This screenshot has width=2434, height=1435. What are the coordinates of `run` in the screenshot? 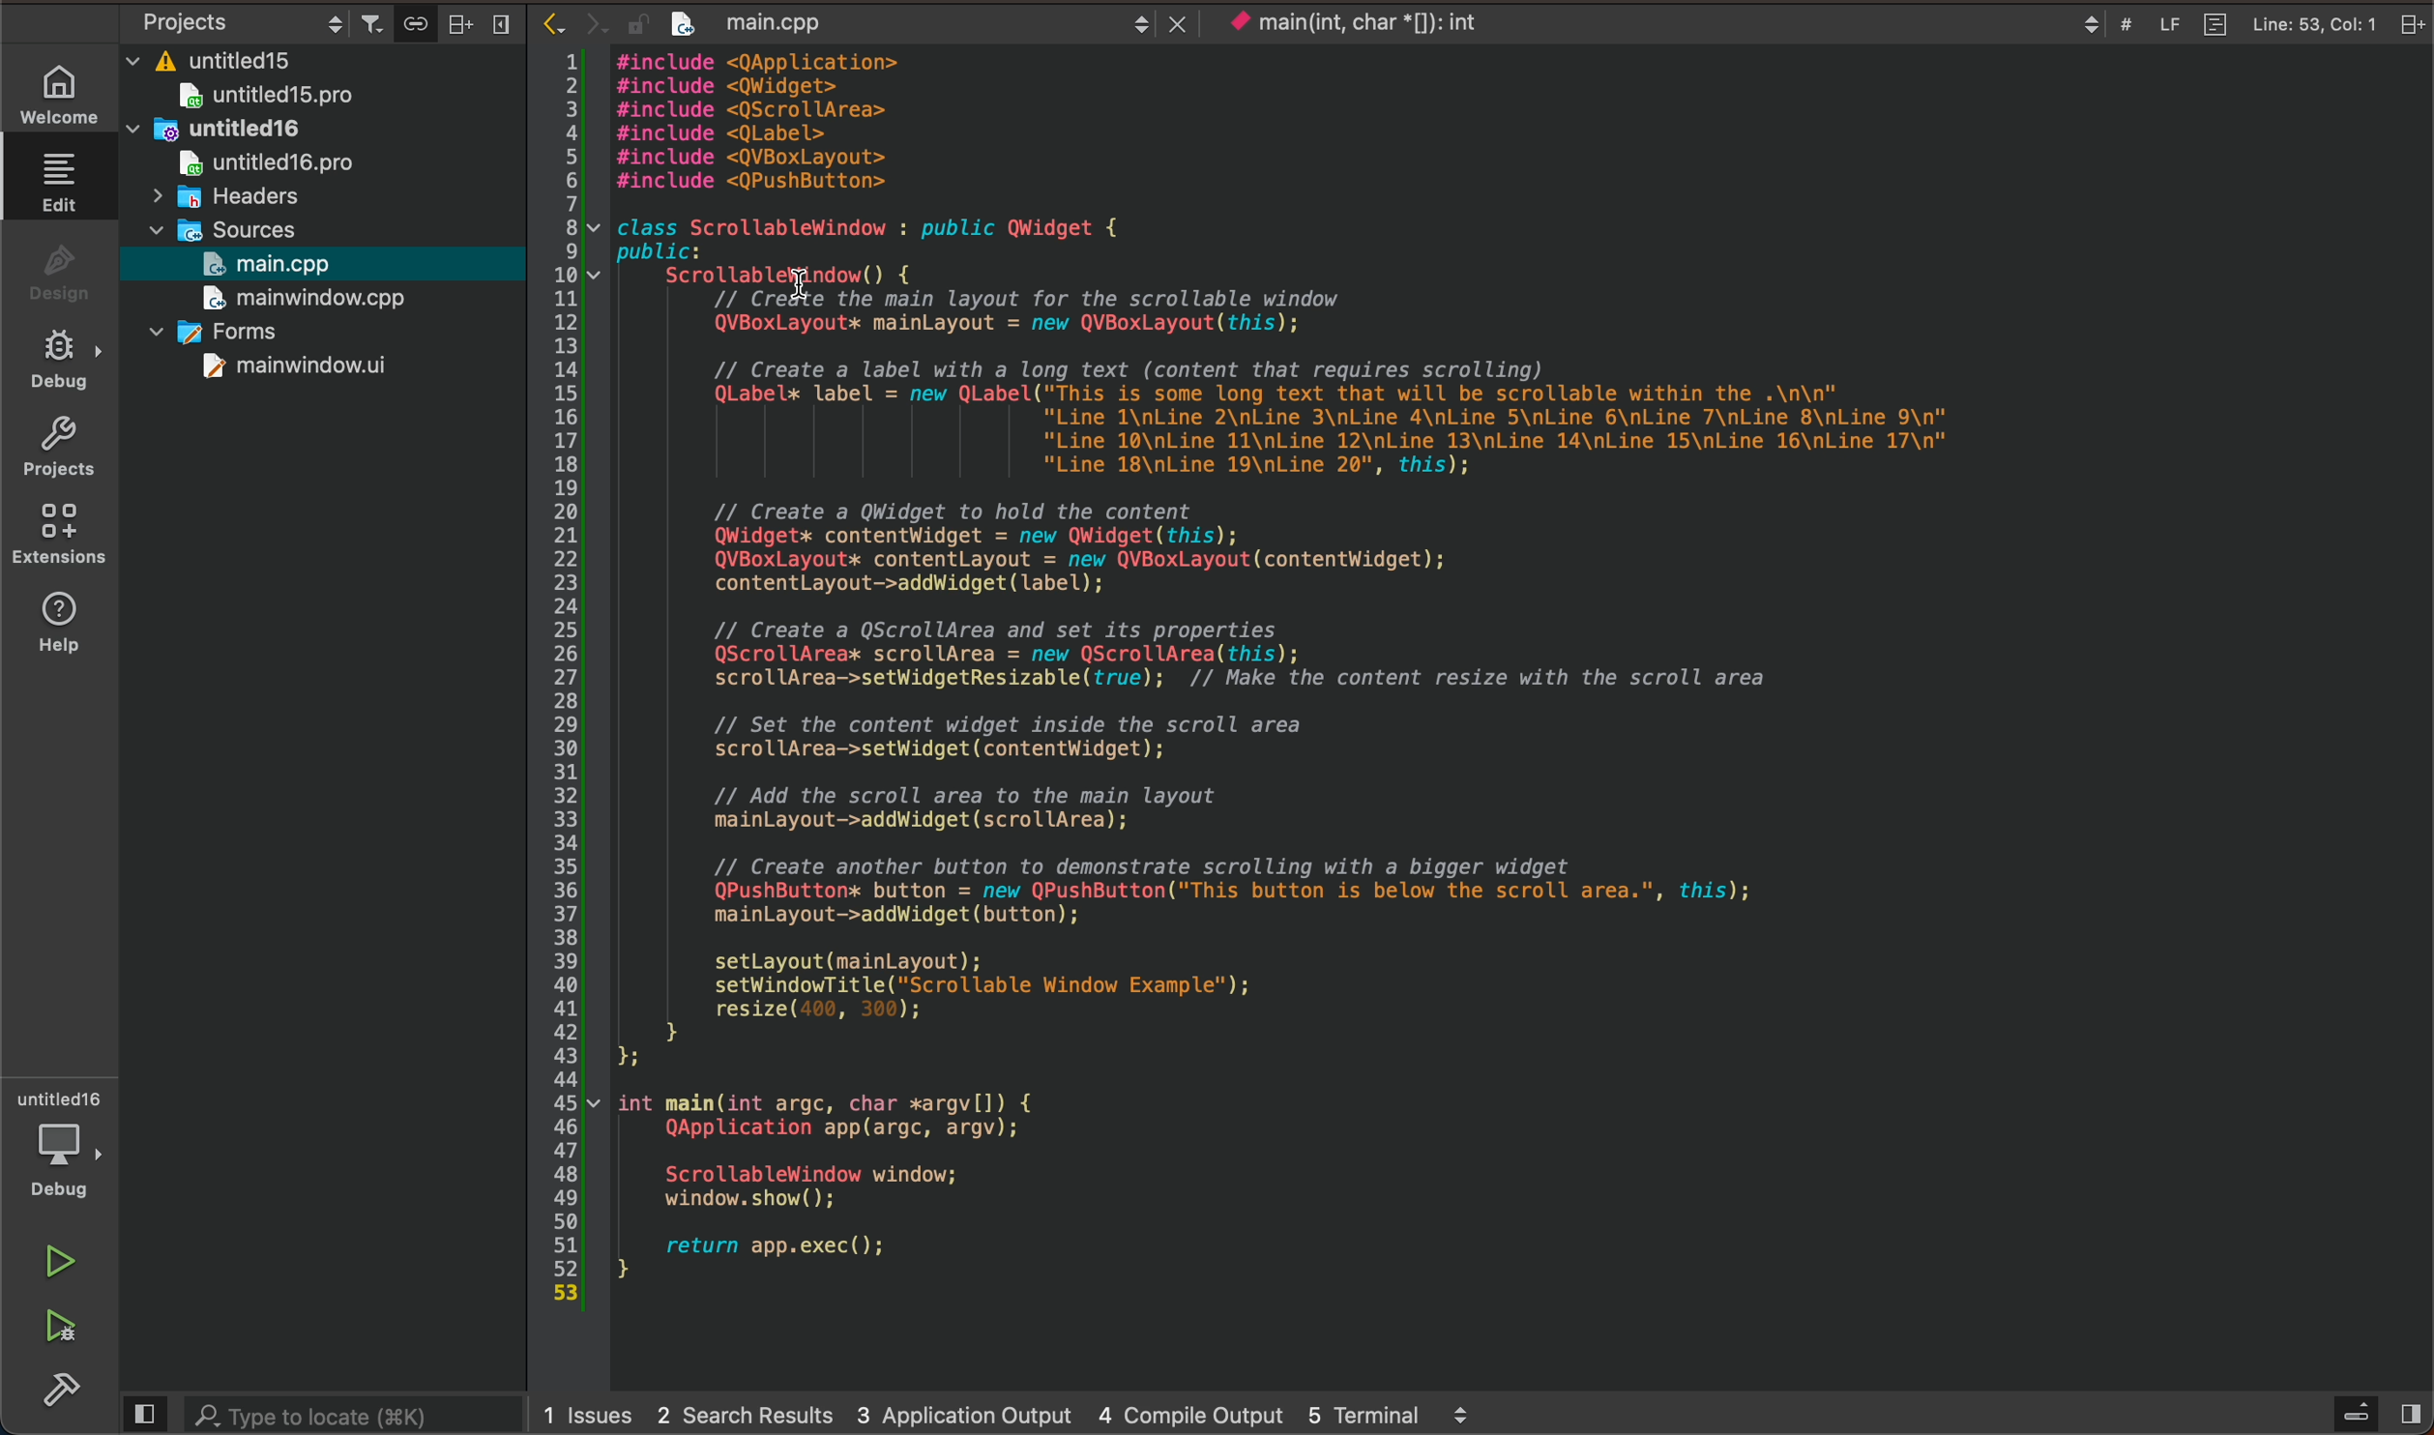 It's located at (51, 1265).